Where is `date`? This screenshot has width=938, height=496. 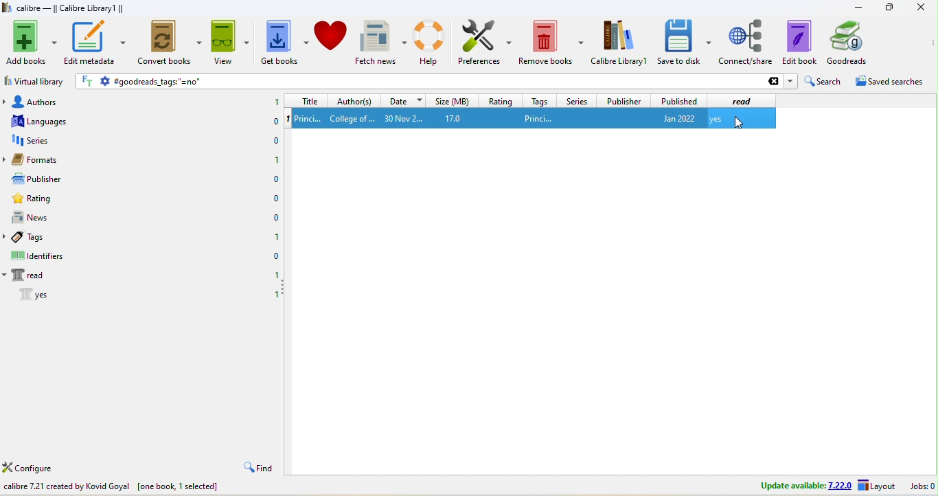 date is located at coordinates (402, 101).